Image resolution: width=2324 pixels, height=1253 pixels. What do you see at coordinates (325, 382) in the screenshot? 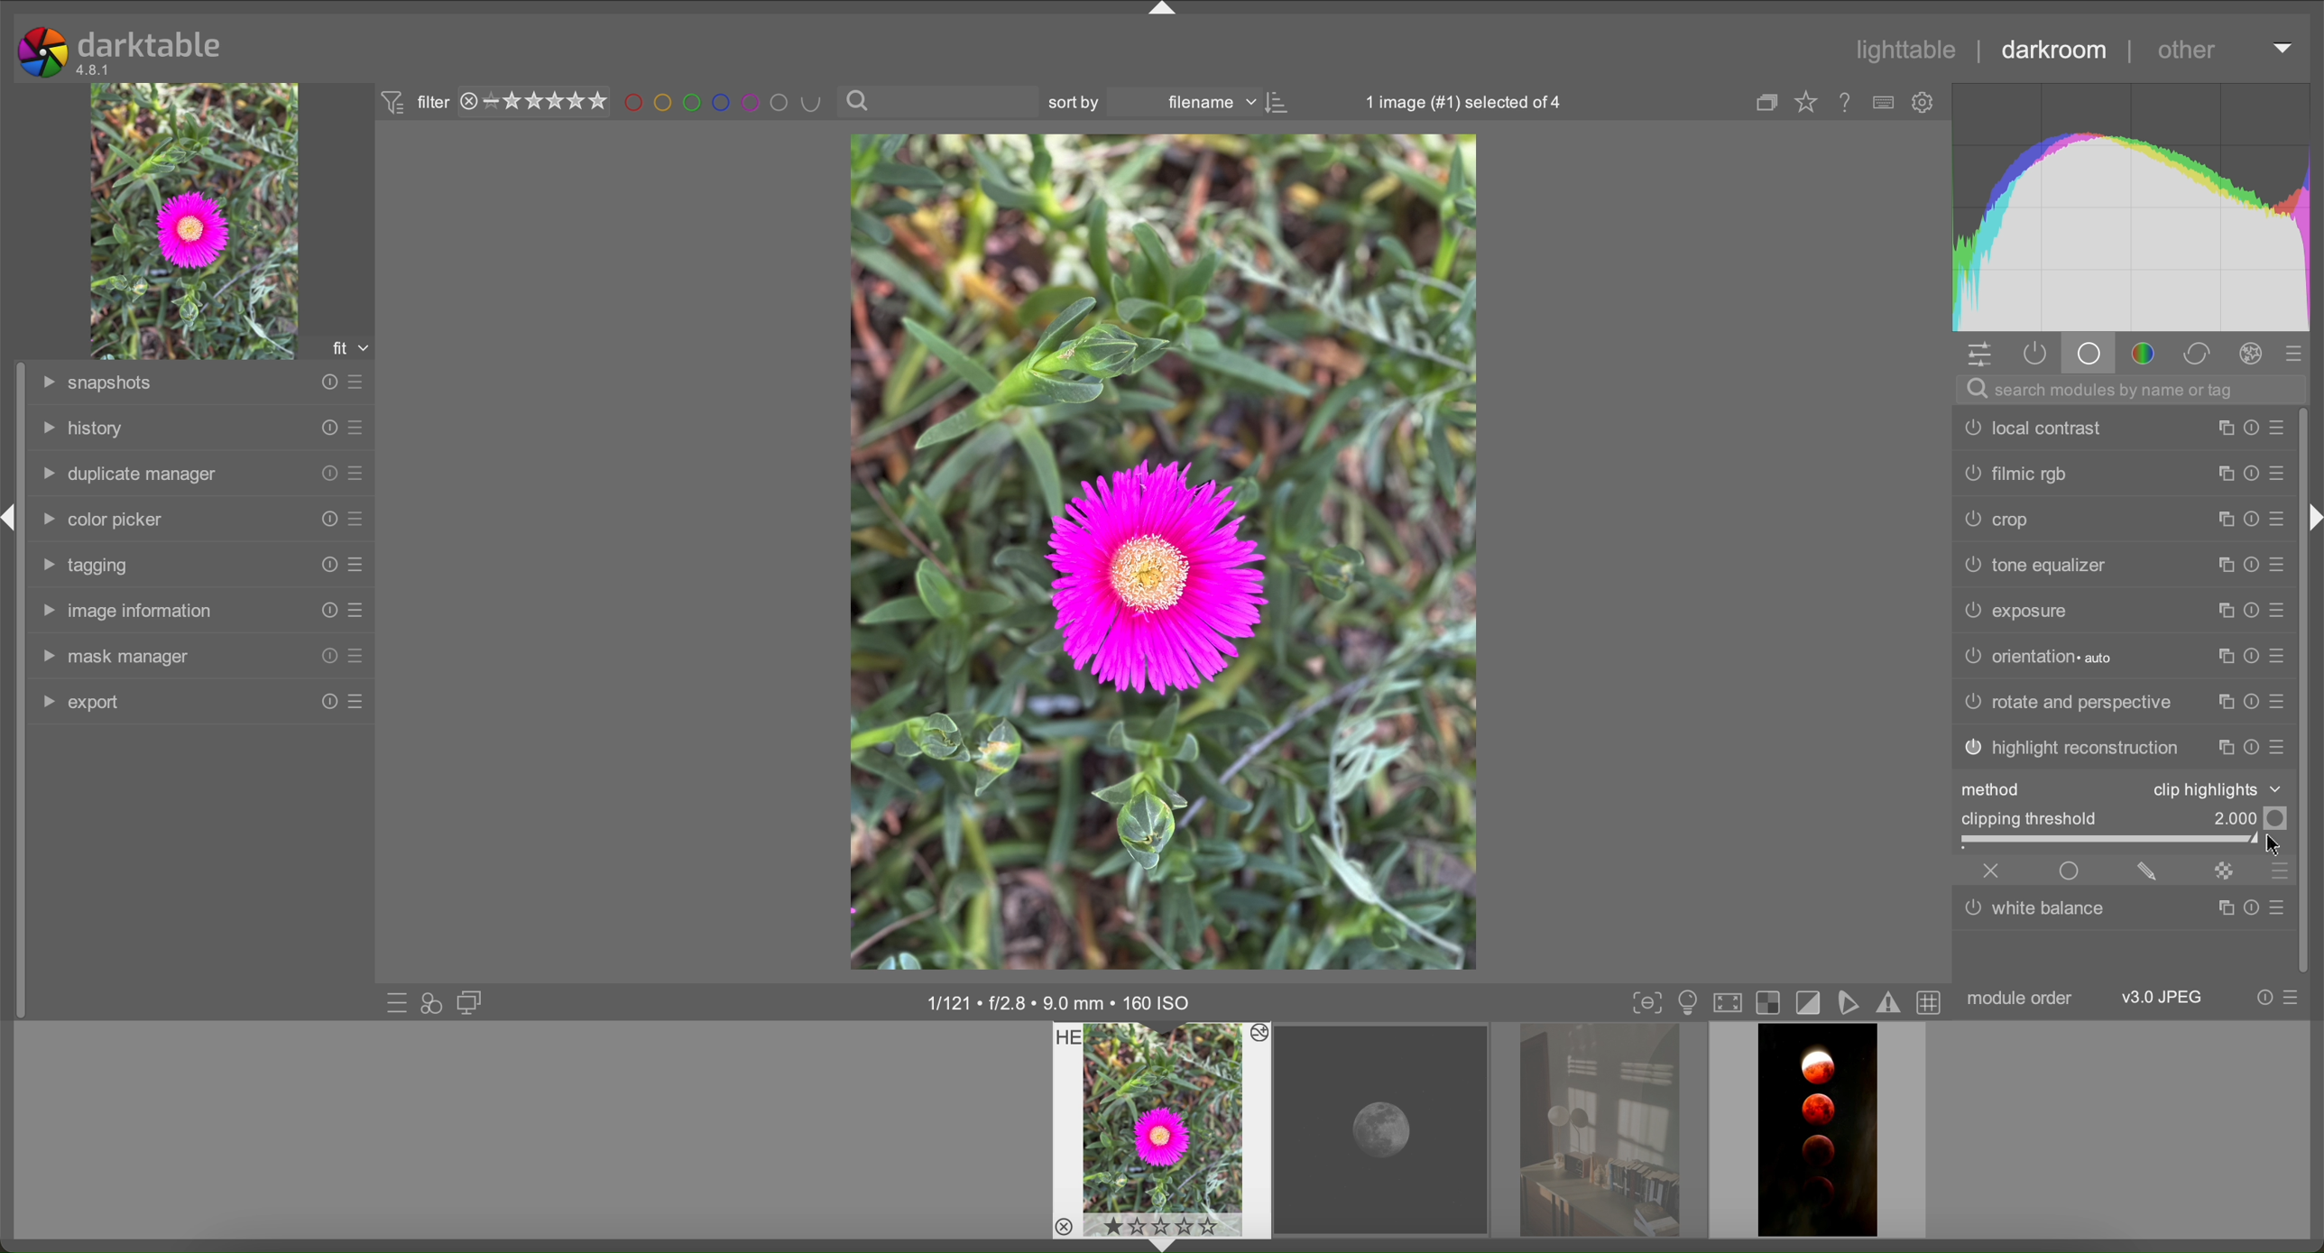
I see `reset presets` at bounding box center [325, 382].